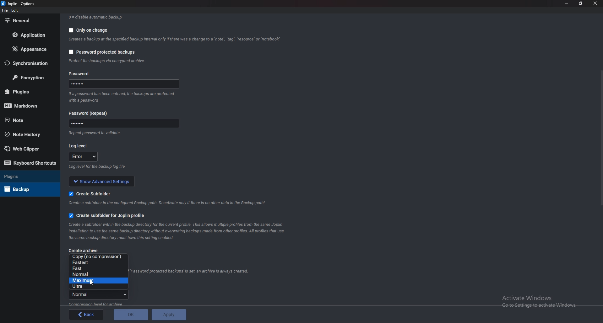  I want to click on Ultra, so click(95, 286).